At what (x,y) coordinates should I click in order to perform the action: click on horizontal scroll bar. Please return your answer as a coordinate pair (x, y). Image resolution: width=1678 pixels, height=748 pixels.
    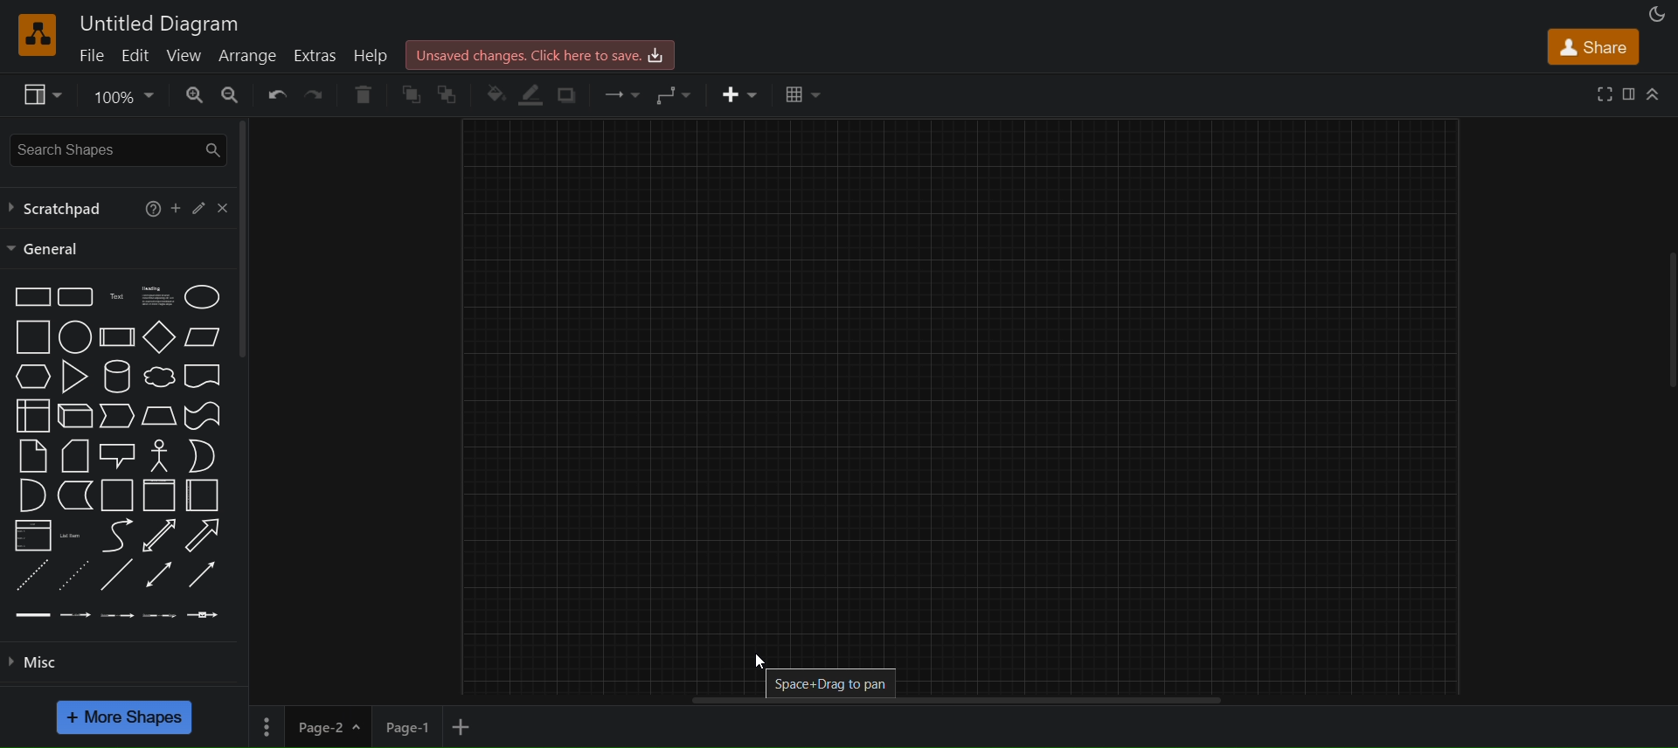
    Looking at the image, I should click on (950, 701).